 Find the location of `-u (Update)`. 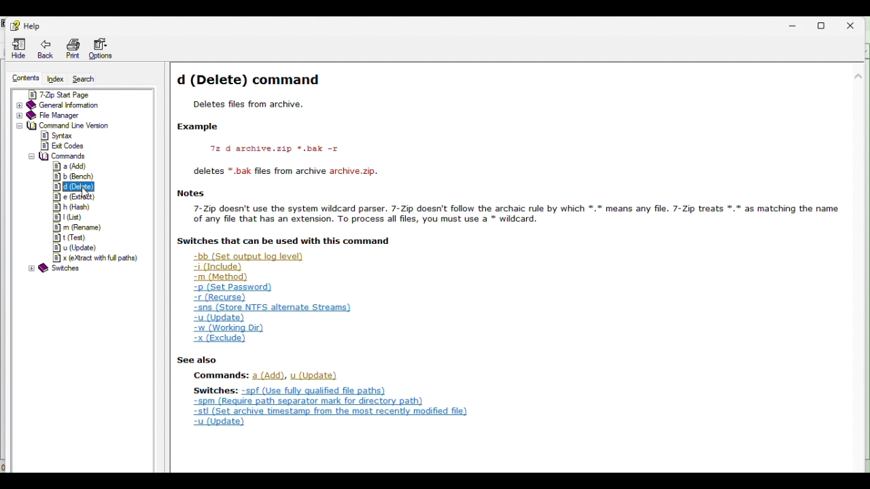

-u (Update) is located at coordinates (216, 316).